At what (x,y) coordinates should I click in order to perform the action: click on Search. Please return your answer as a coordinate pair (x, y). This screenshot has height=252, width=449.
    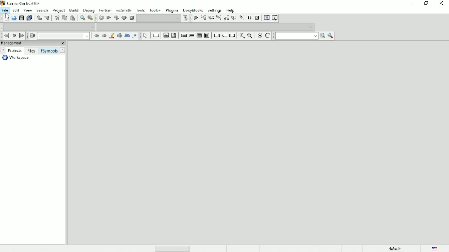
    Looking at the image, I should click on (42, 10).